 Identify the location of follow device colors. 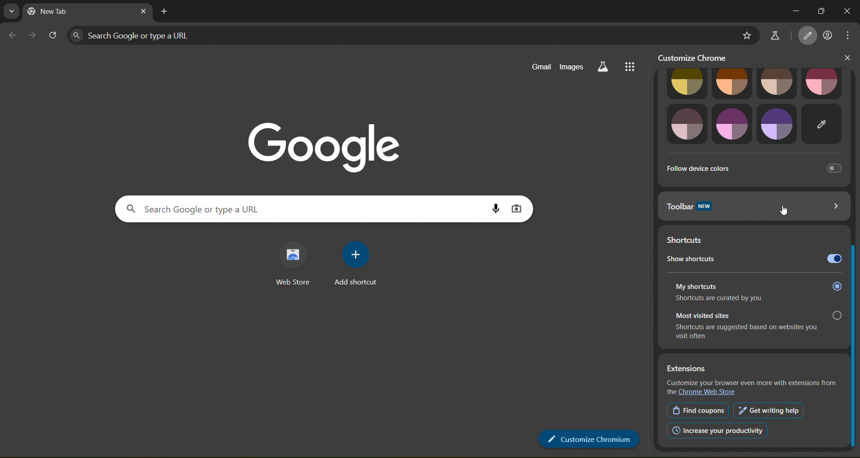
(755, 167).